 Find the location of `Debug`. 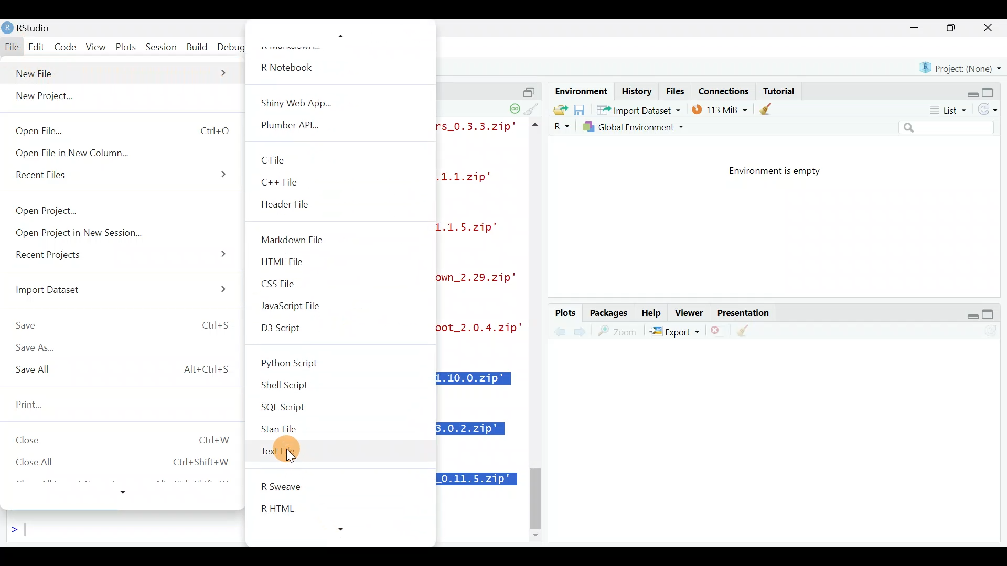

Debug is located at coordinates (230, 48).